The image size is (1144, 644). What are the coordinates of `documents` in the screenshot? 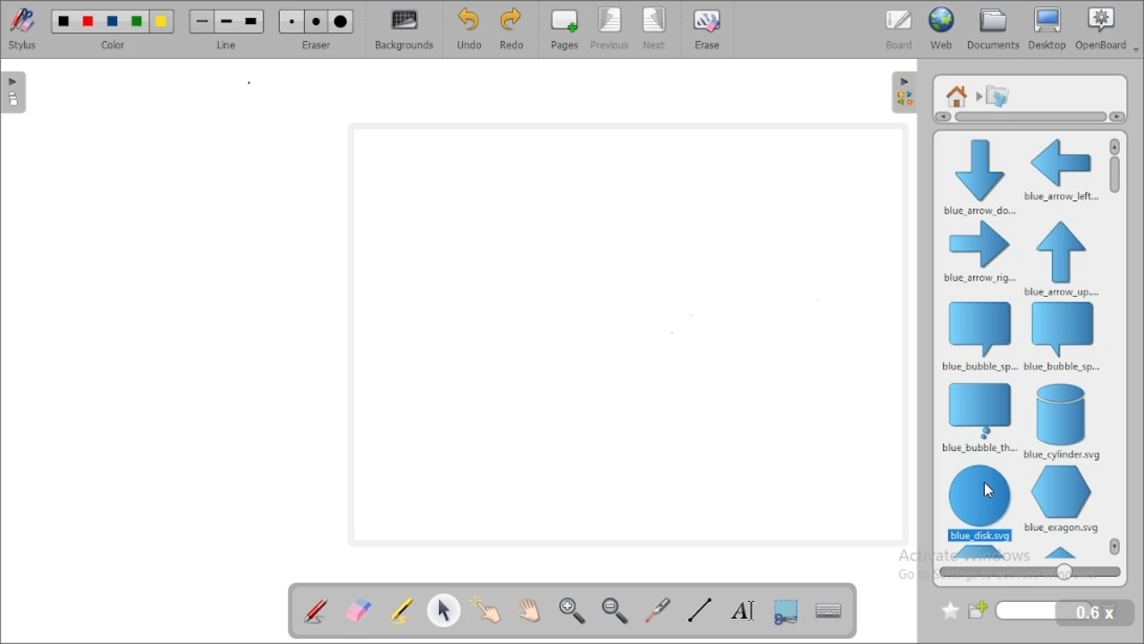 It's located at (994, 29).